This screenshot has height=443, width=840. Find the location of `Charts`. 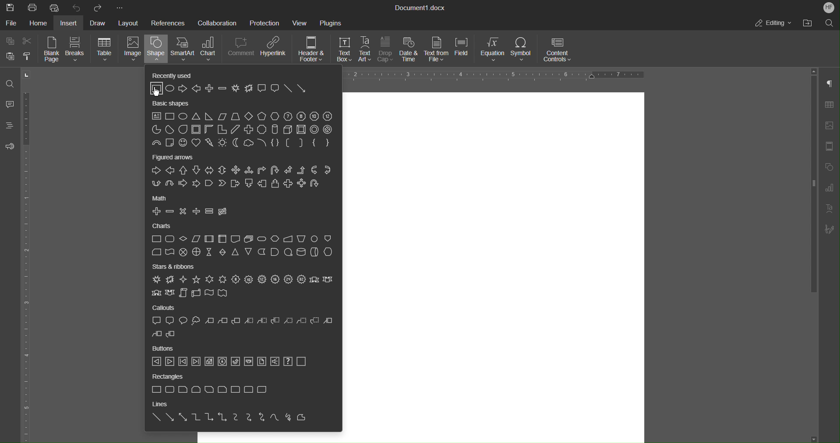

Charts is located at coordinates (161, 226).